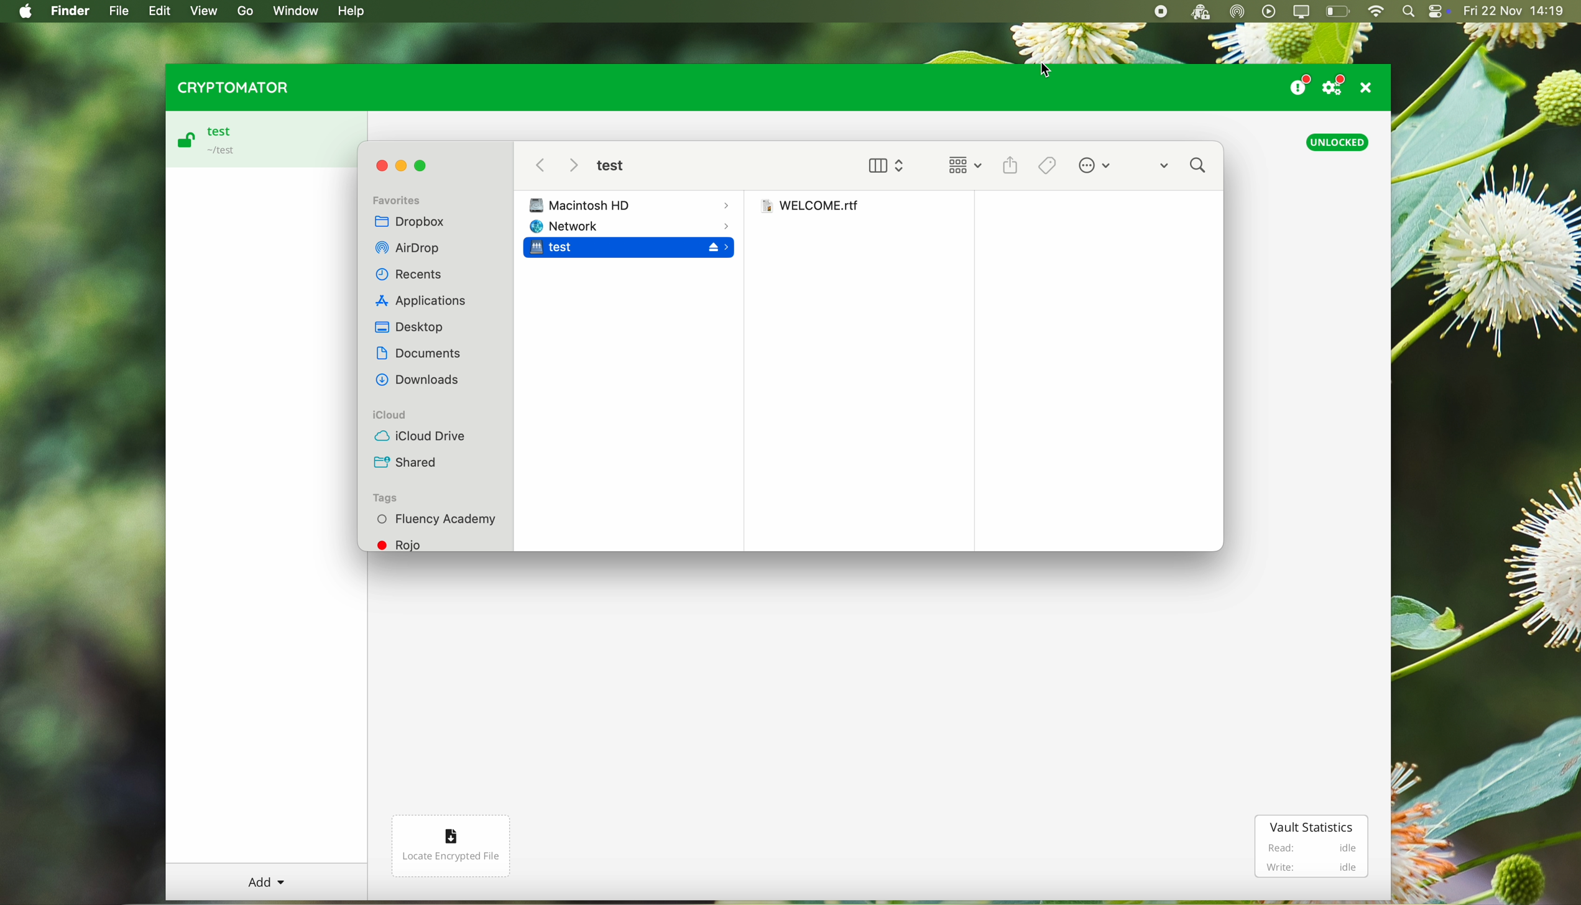  Describe the element at coordinates (1408, 12) in the screenshot. I see `spotlight search` at that location.